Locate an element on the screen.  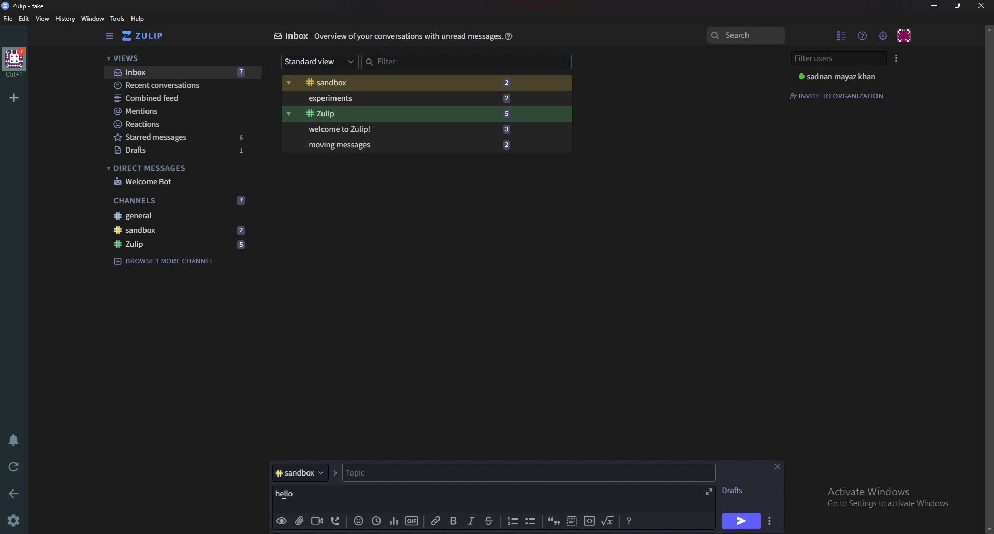
Message formatting is located at coordinates (627, 520).